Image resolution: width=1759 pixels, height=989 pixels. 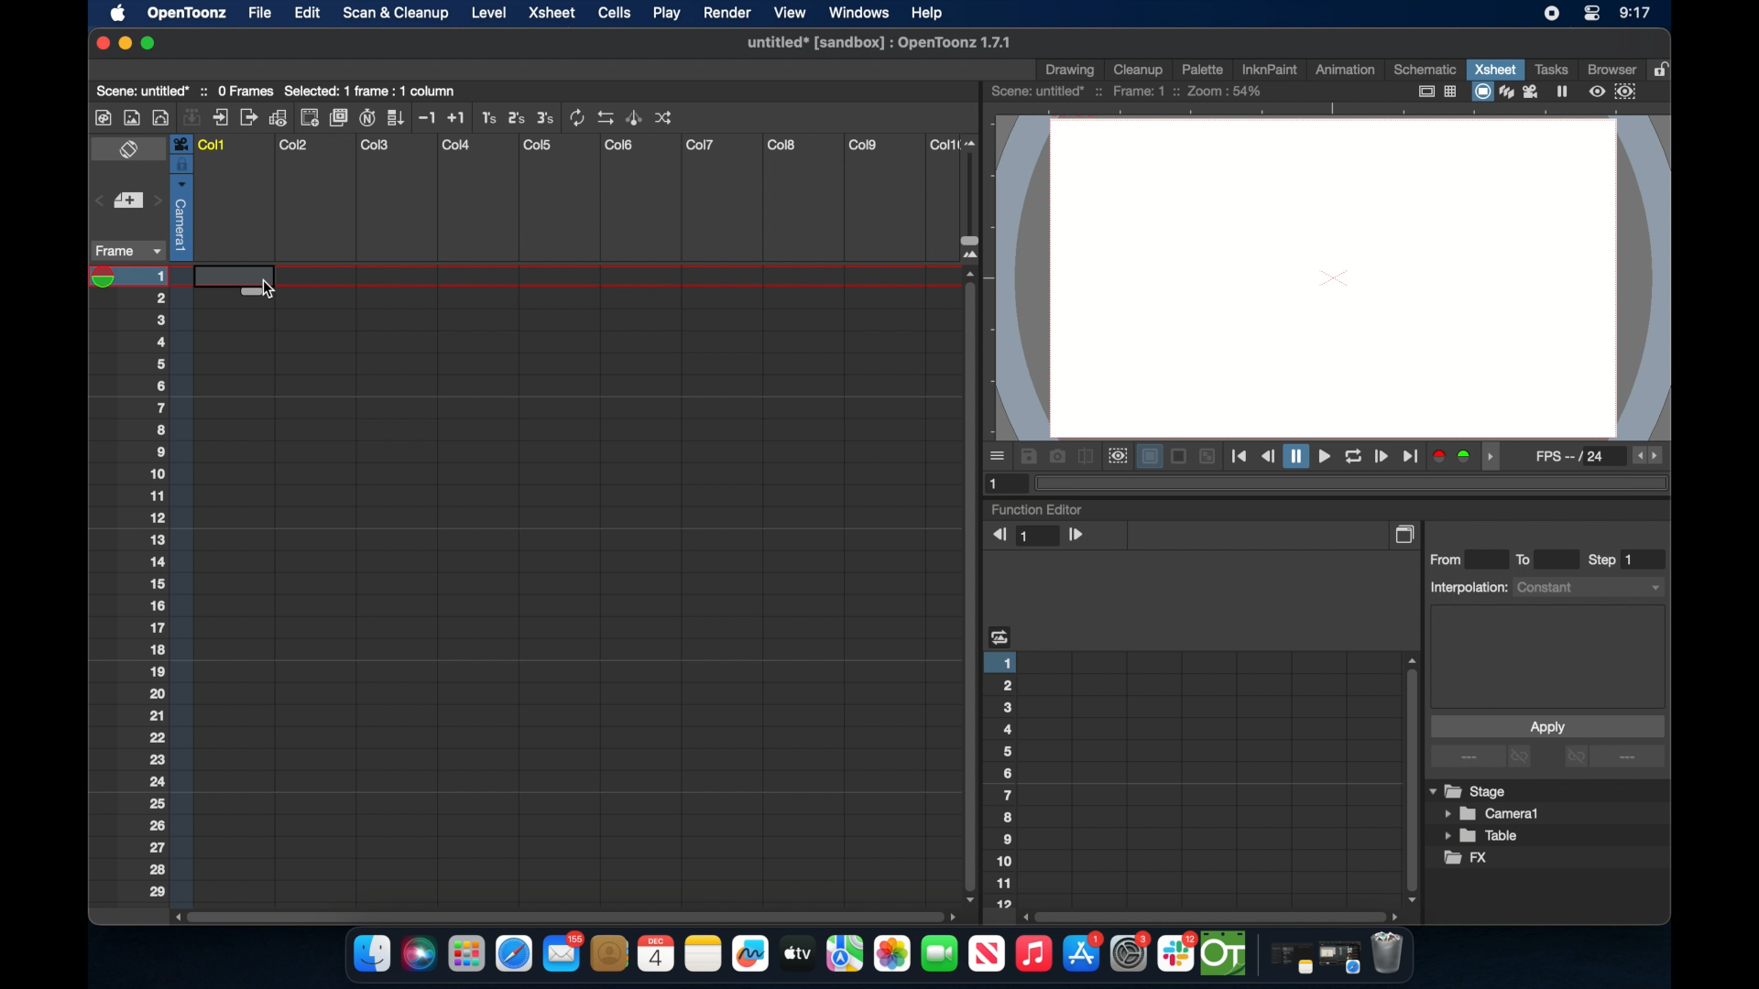 What do you see at coordinates (99, 43) in the screenshot?
I see `close` at bounding box center [99, 43].